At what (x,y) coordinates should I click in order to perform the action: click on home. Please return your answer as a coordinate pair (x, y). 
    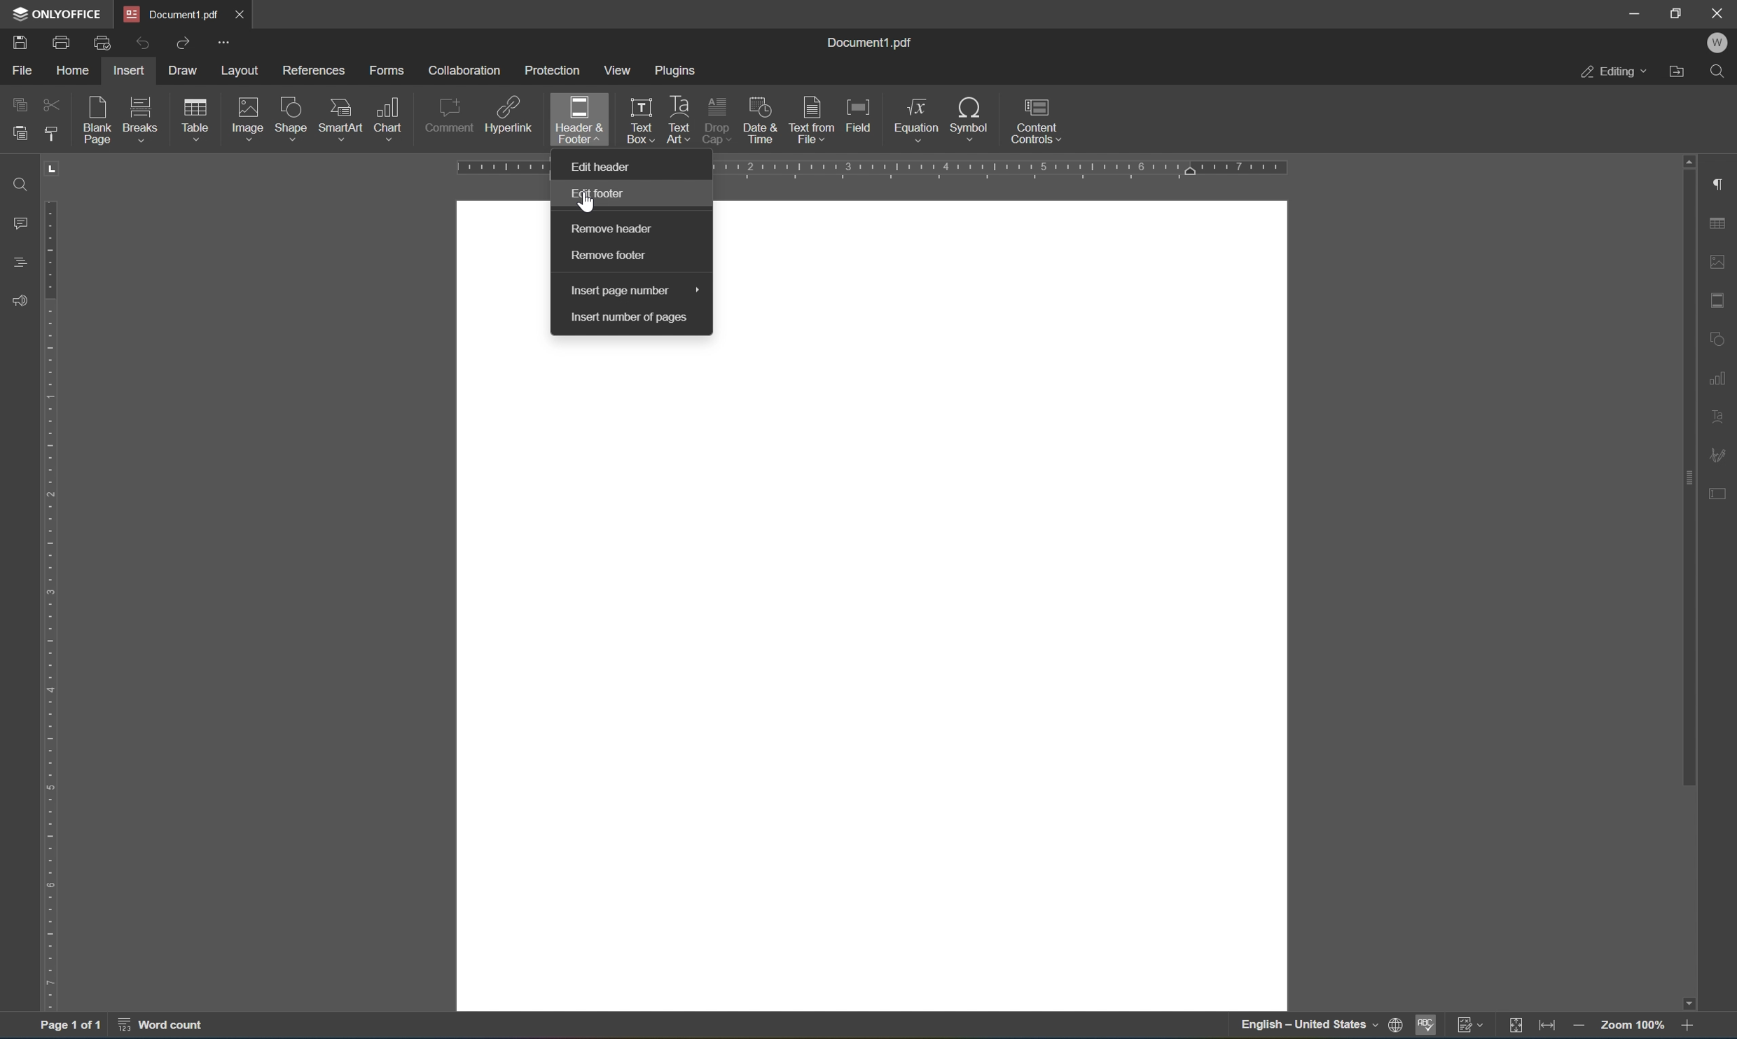
    Looking at the image, I should click on (69, 71).